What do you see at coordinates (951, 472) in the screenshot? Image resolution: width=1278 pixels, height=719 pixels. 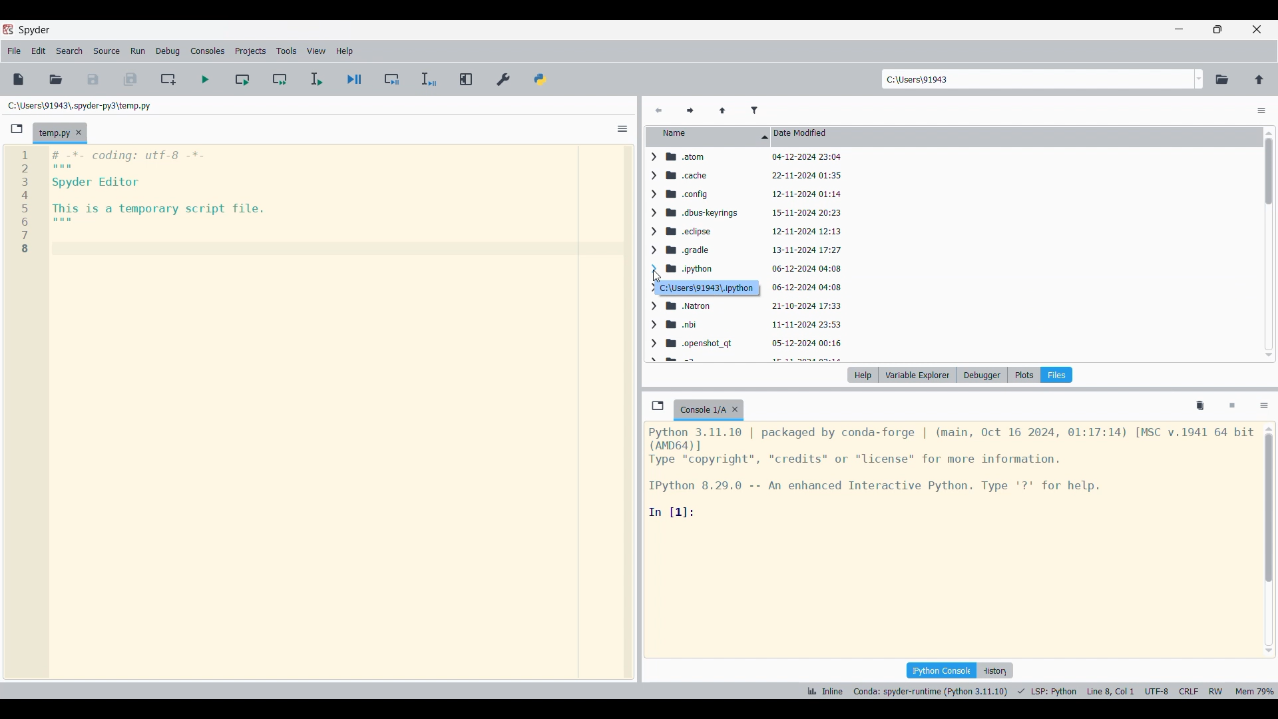 I see `Code details` at bounding box center [951, 472].